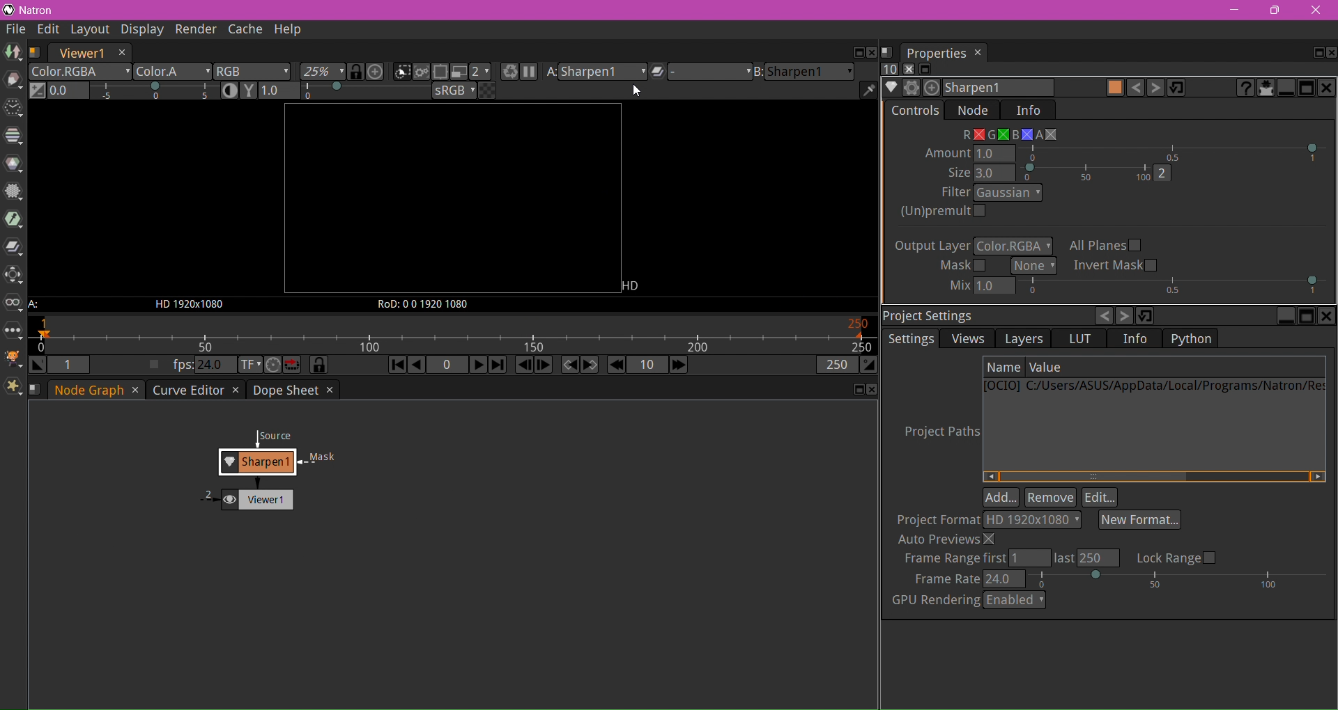 Image resolution: width=1338 pixels, height=710 pixels. Describe the element at coordinates (616, 365) in the screenshot. I see `Previous Increment` at that location.